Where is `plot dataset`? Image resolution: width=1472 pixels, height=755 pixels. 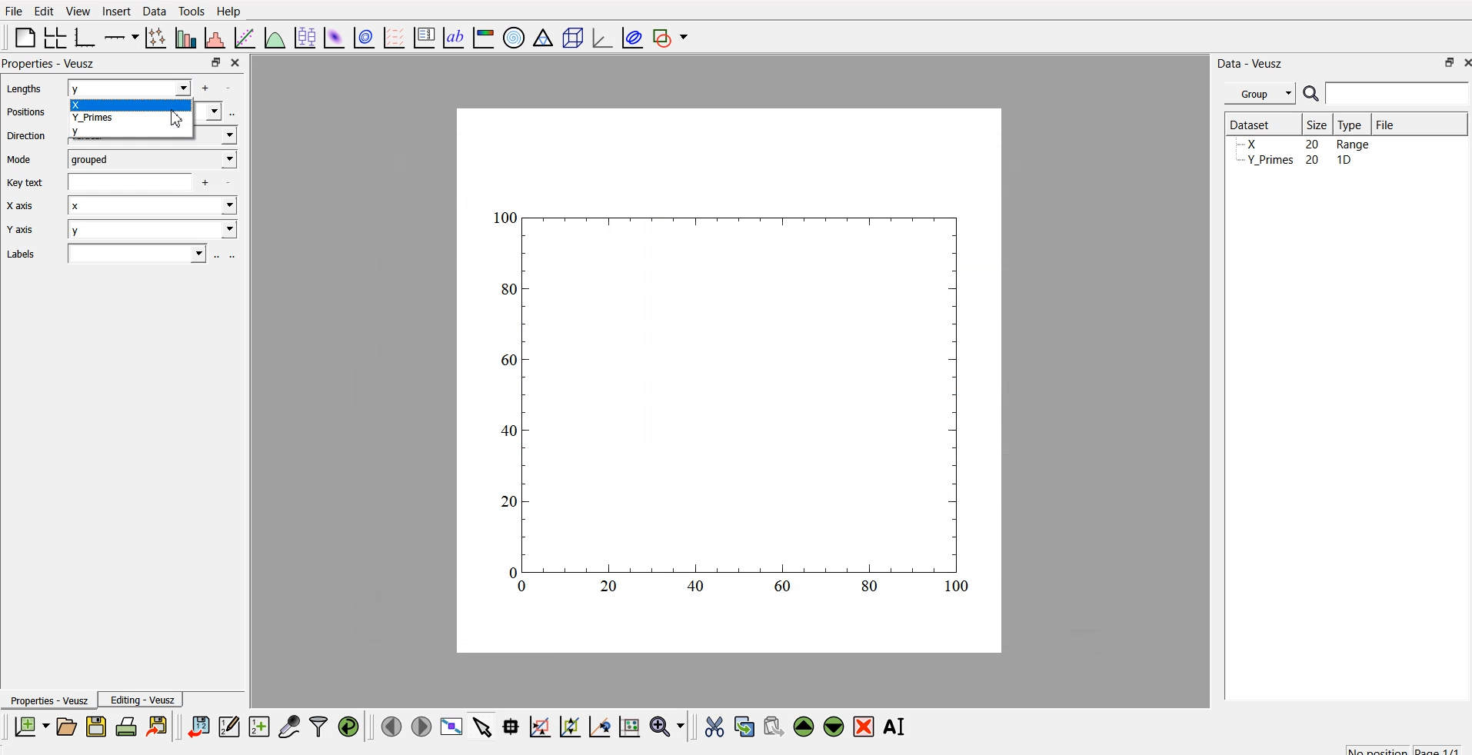 plot dataset is located at coordinates (335, 37).